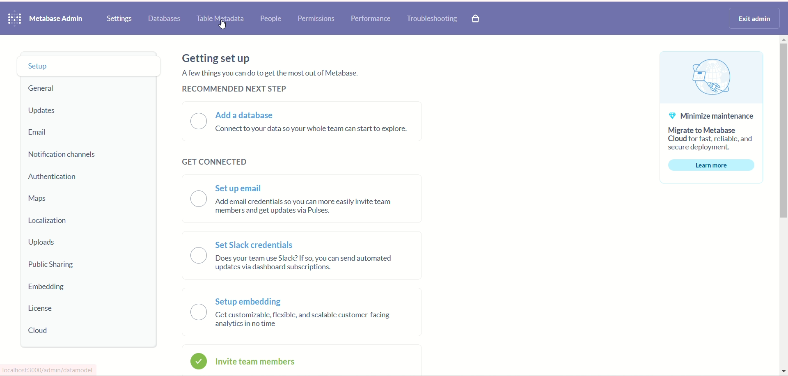 The height and width of the screenshot is (376, 788). Describe the element at coordinates (50, 221) in the screenshot. I see `localization` at that location.